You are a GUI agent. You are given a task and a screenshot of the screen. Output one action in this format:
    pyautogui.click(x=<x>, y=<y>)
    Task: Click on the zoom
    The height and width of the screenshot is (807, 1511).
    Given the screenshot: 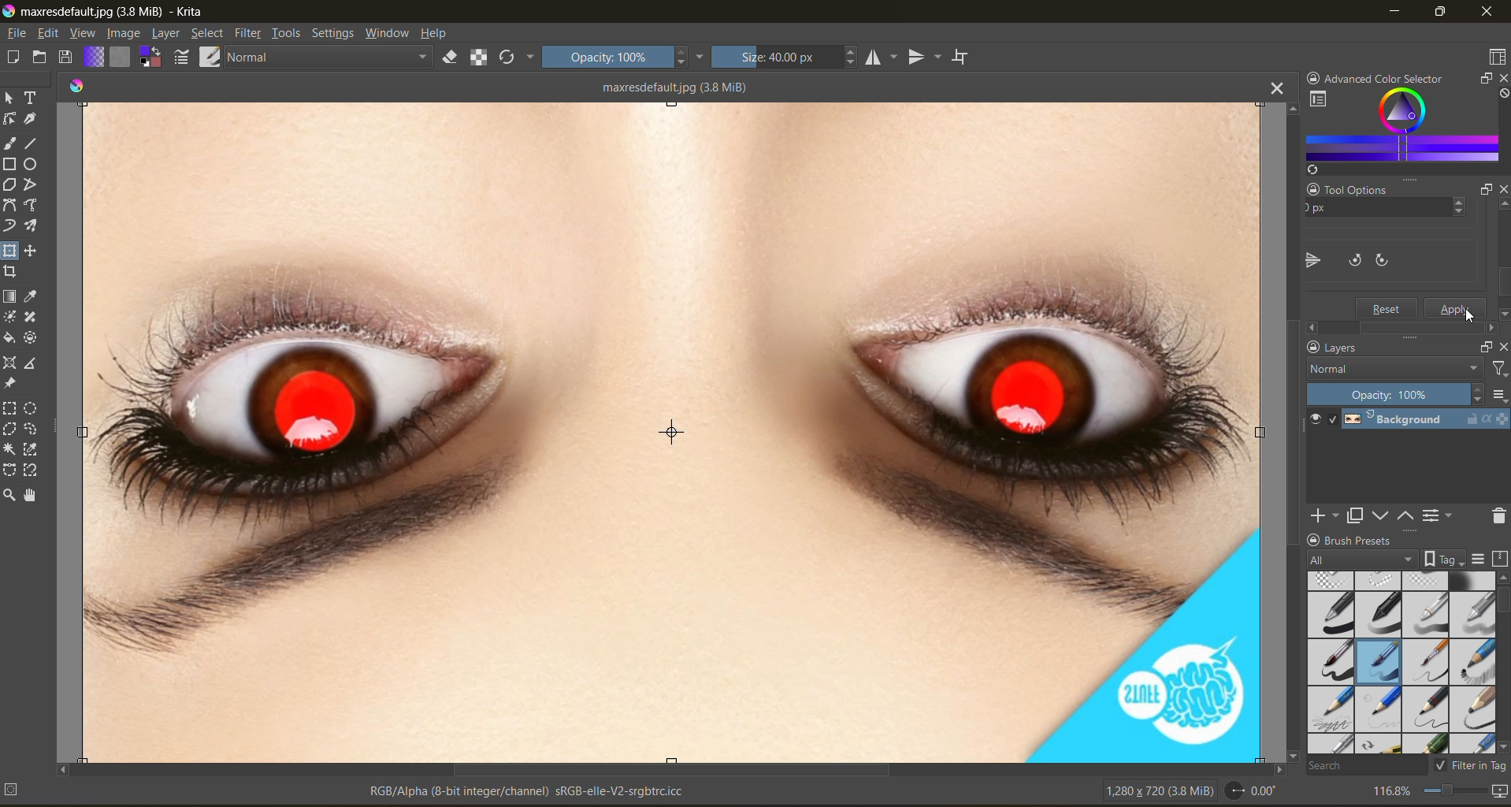 What is the action you would take?
    pyautogui.click(x=1457, y=794)
    